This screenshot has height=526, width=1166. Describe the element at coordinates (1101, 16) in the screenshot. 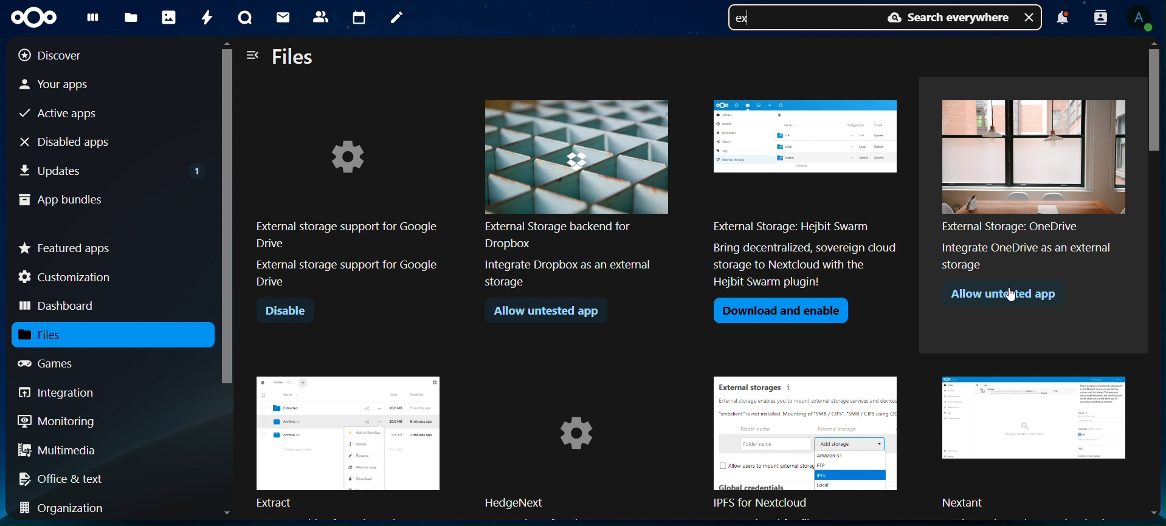

I see `search profile` at that location.